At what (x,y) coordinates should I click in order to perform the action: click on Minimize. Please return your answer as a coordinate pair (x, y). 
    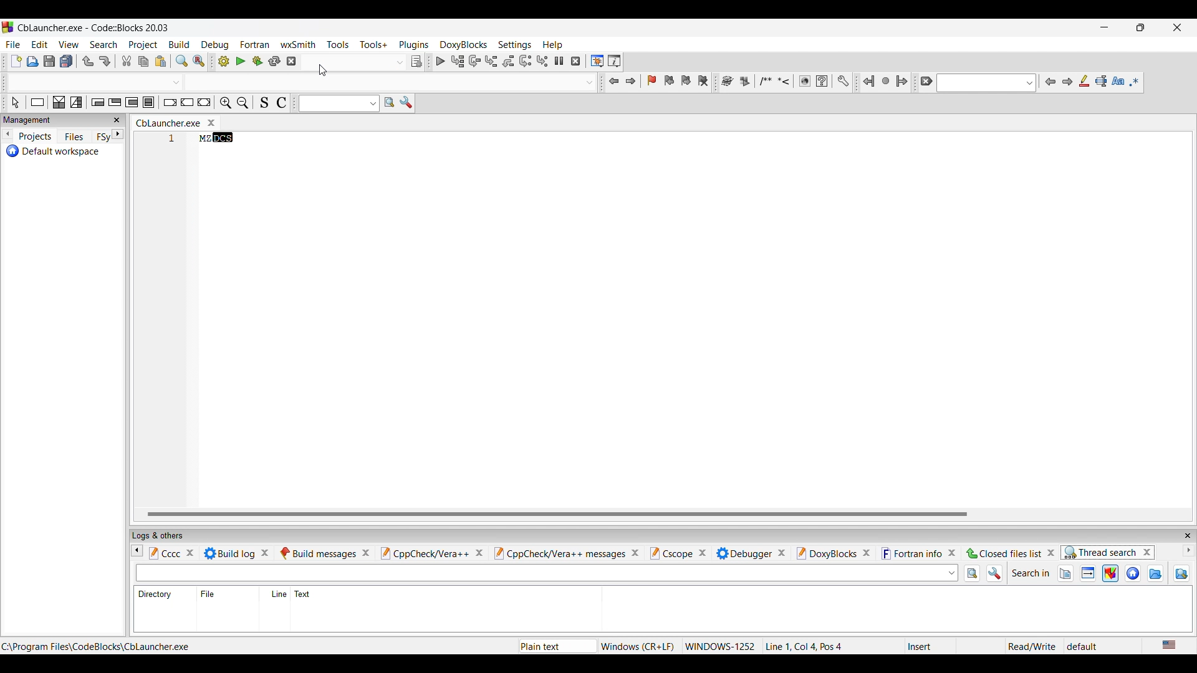
    Looking at the image, I should click on (1104, 27).